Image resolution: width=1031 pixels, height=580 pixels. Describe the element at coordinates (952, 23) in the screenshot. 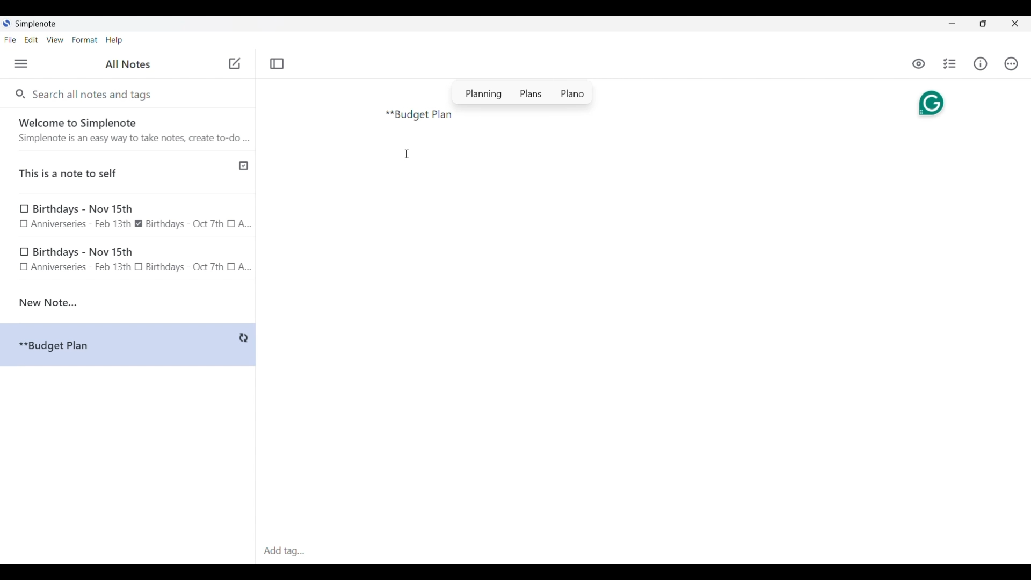

I see `Minimize` at that location.